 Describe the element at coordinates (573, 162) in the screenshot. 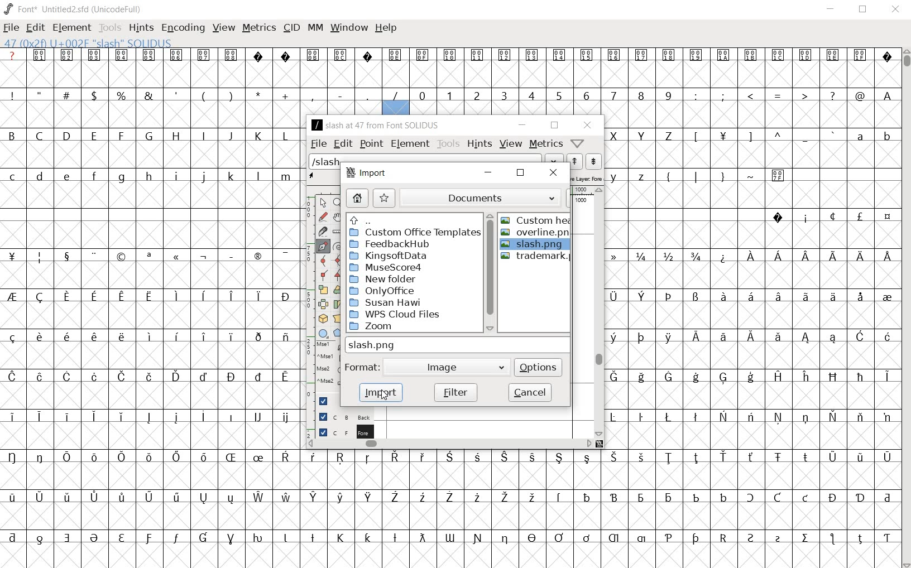

I see `show the next word on the list` at that location.